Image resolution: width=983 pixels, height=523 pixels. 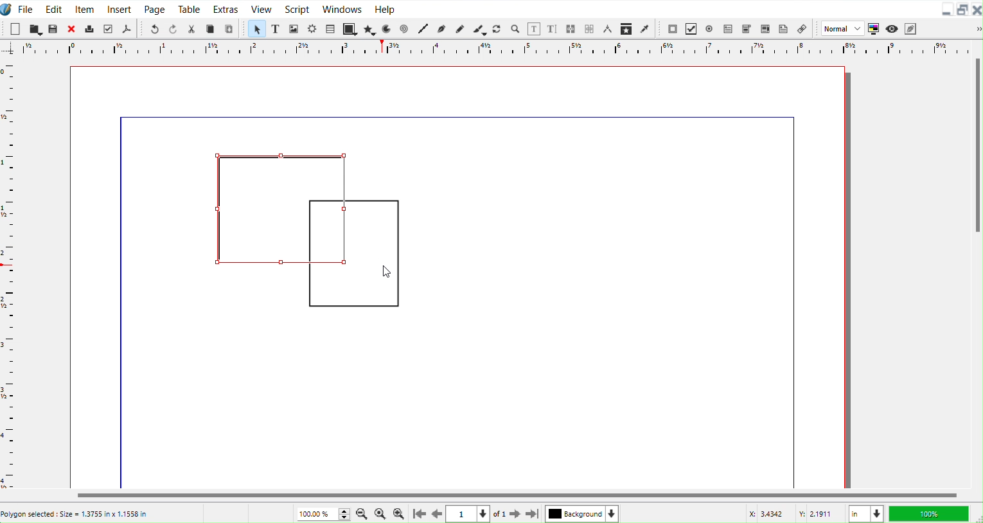 What do you see at coordinates (53, 28) in the screenshot?
I see `Save` at bounding box center [53, 28].